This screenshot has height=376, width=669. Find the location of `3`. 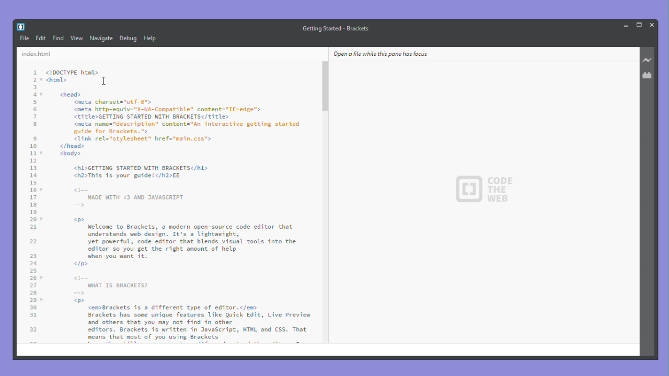

3 is located at coordinates (34, 88).